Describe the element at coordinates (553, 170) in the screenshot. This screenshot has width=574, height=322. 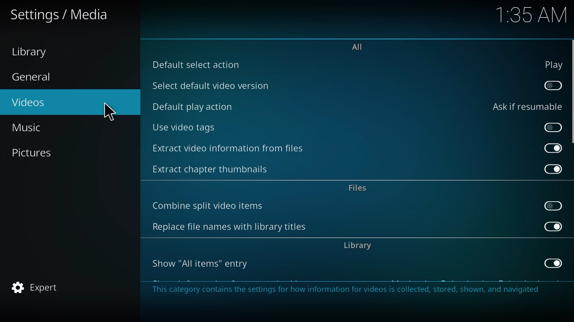
I see `enabled` at that location.